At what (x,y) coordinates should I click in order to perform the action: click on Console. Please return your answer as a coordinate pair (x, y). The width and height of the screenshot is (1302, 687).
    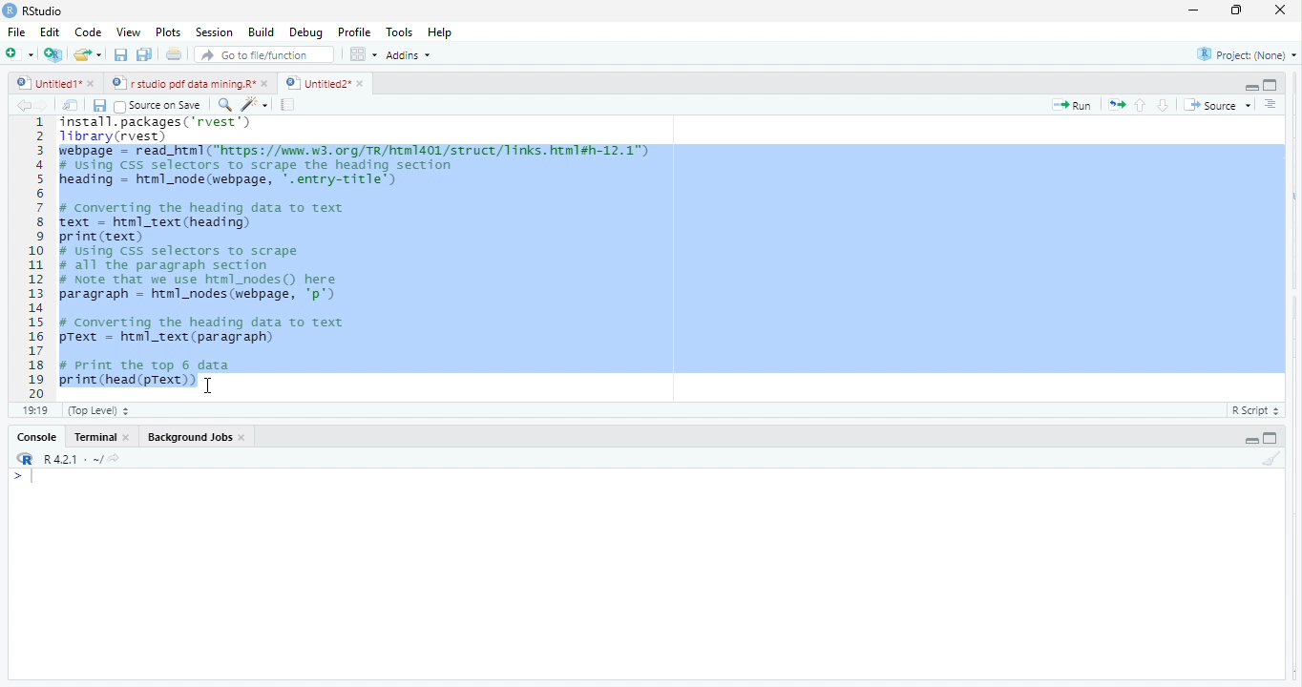
    Looking at the image, I should click on (36, 438).